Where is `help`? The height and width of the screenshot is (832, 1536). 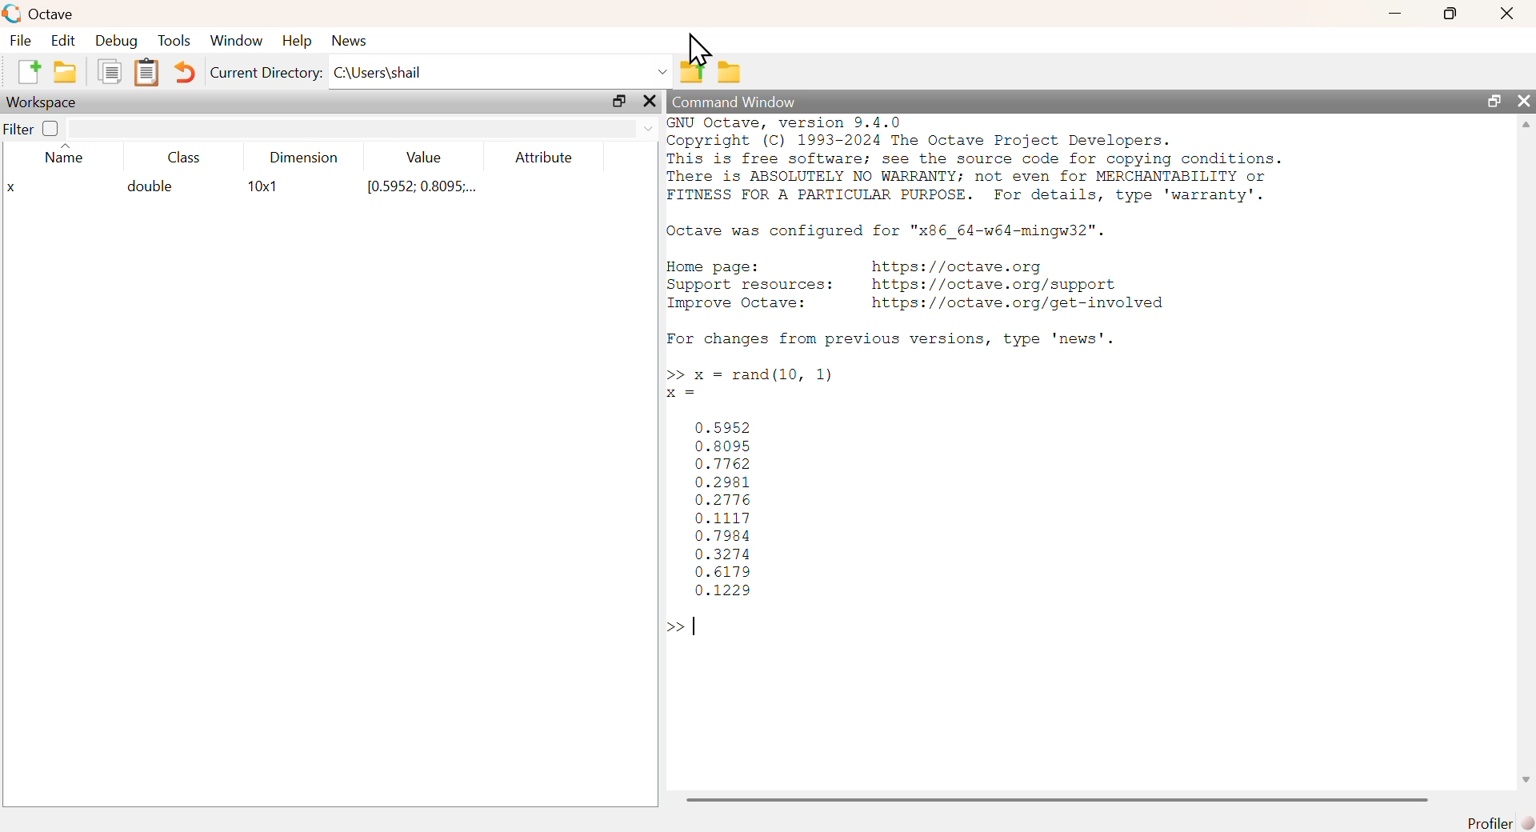
help is located at coordinates (301, 41).